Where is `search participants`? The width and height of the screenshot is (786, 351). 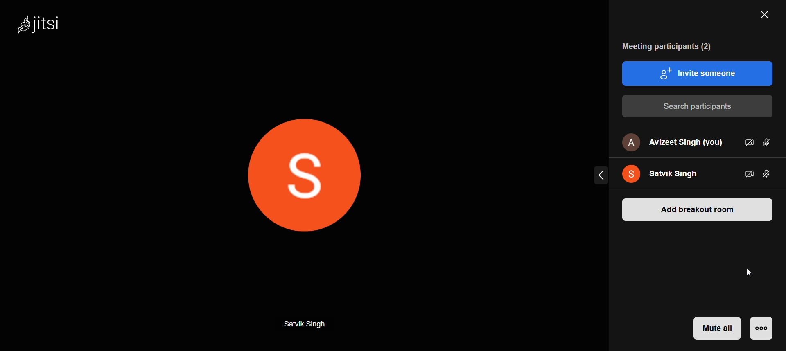
search participants is located at coordinates (697, 106).